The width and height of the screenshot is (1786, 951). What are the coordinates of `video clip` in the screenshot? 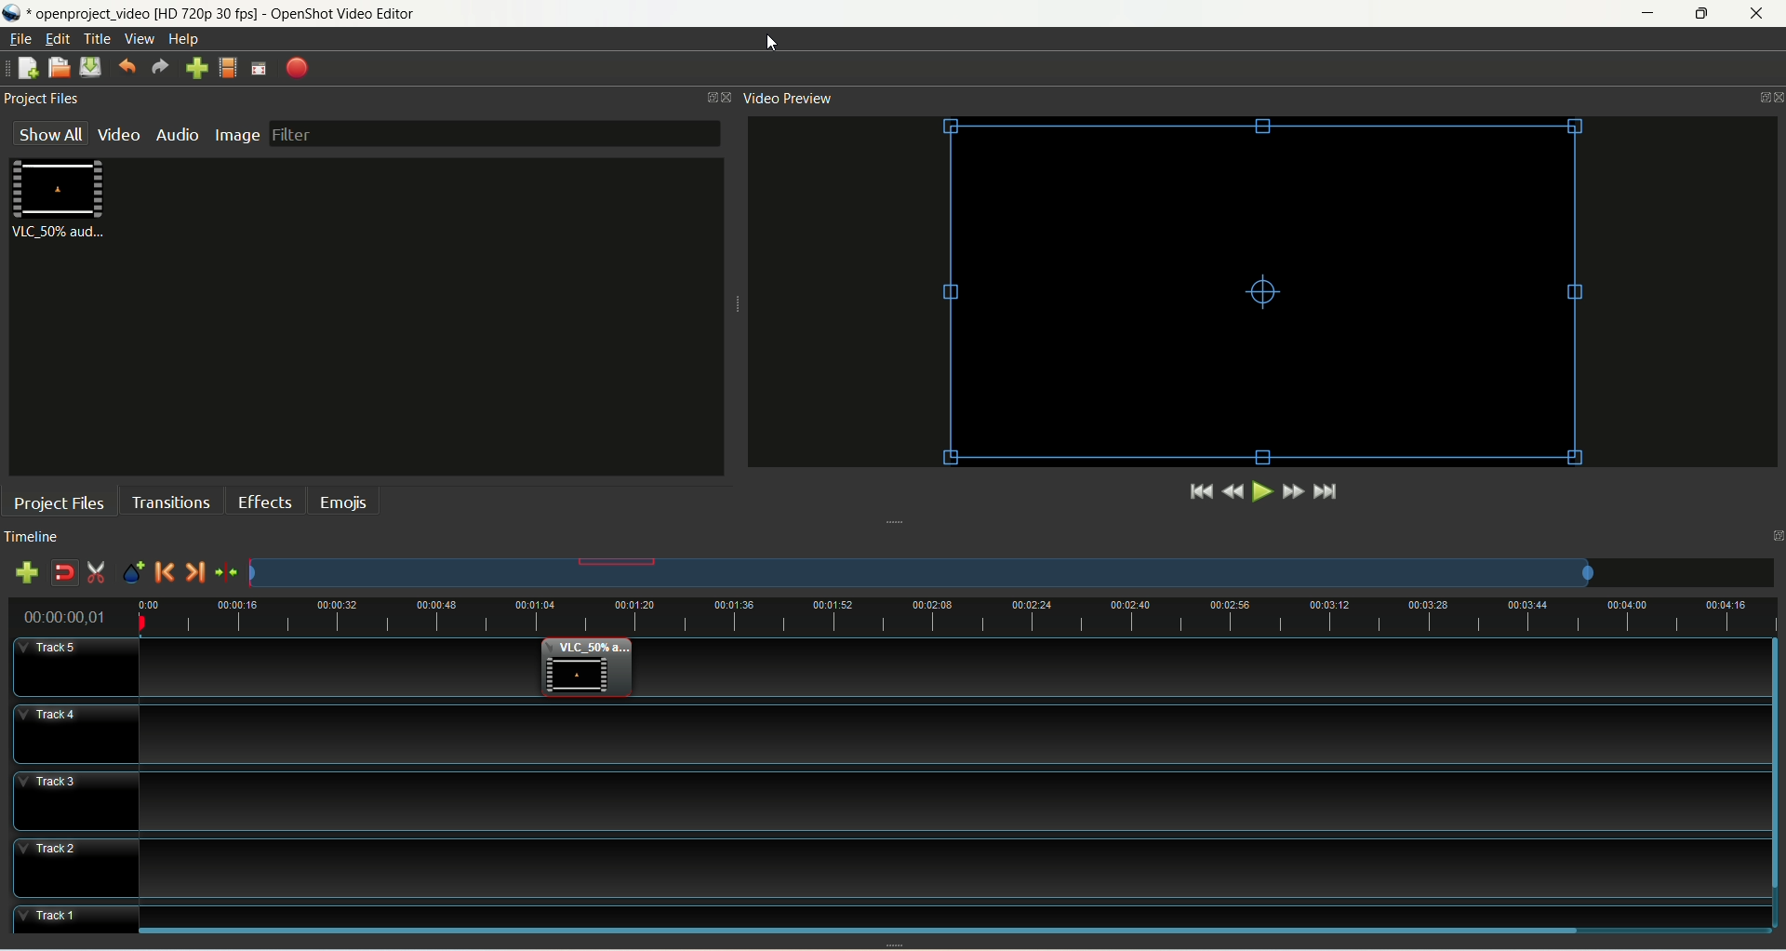 It's located at (1266, 293).